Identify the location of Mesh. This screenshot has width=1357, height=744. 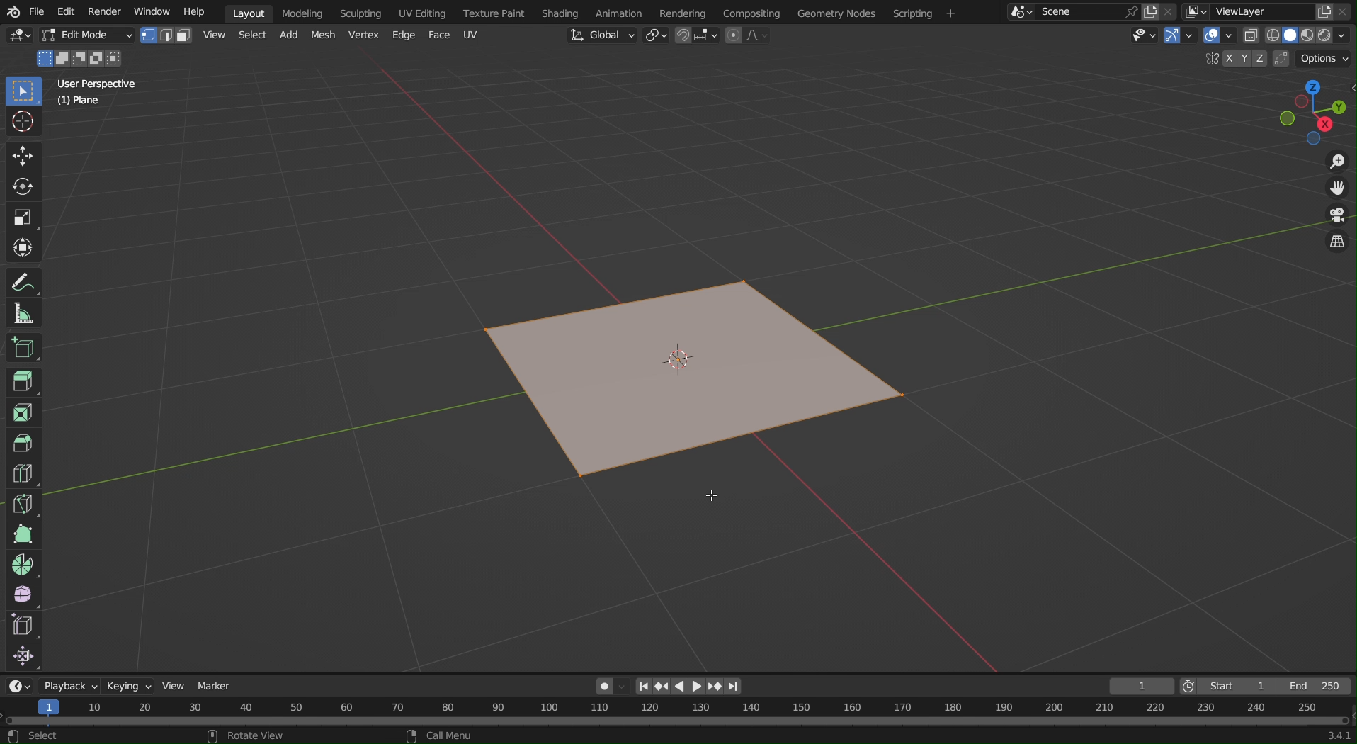
(324, 35).